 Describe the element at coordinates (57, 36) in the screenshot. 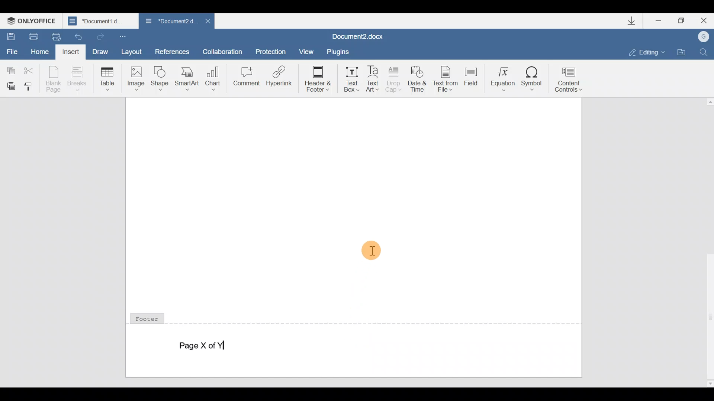

I see `Quick print` at that location.